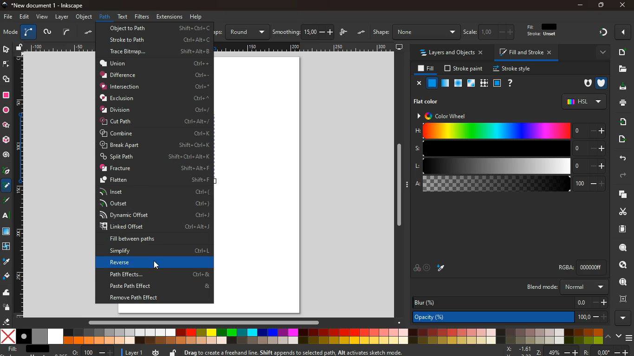 The height and width of the screenshot is (356, 634). Describe the element at coordinates (433, 83) in the screenshot. I see `normal` at that location.